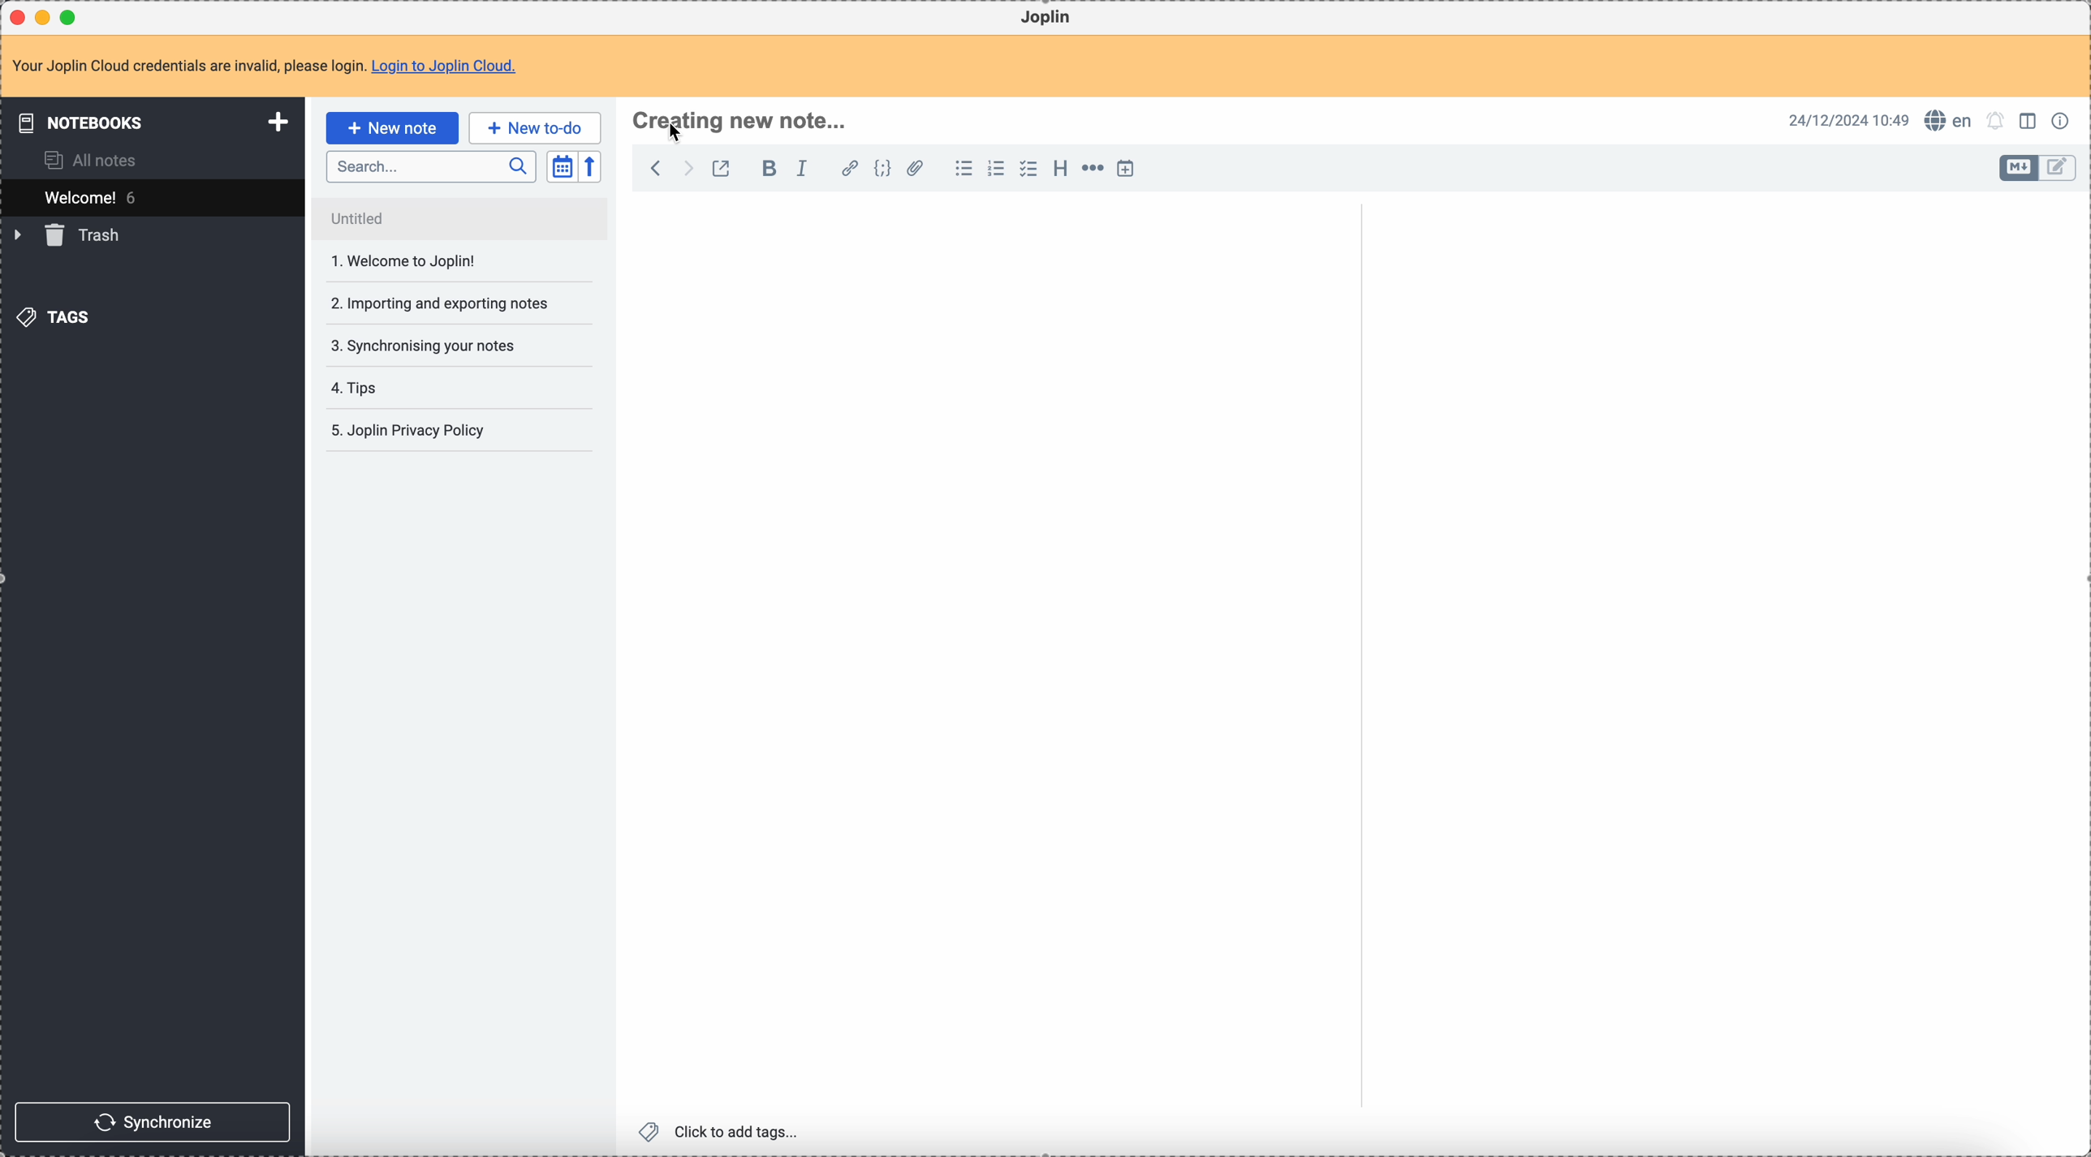 The width and height of the screenshot is (2091, 1157). I want to click on Untitled, so click(460, 220).